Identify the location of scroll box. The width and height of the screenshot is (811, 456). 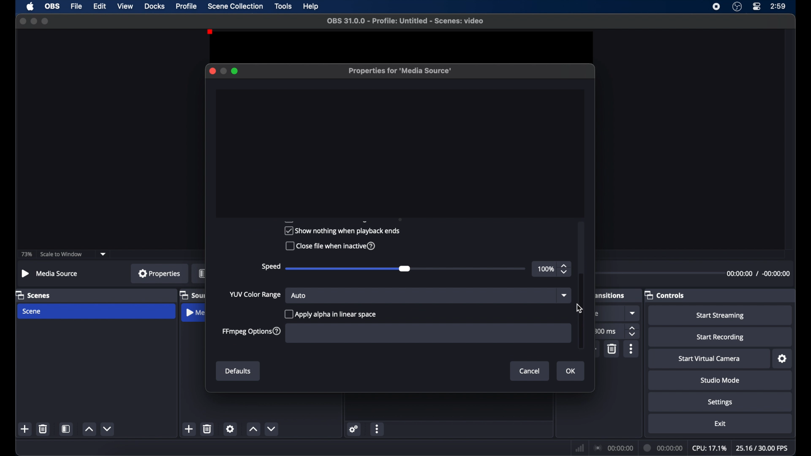
(582, 311).